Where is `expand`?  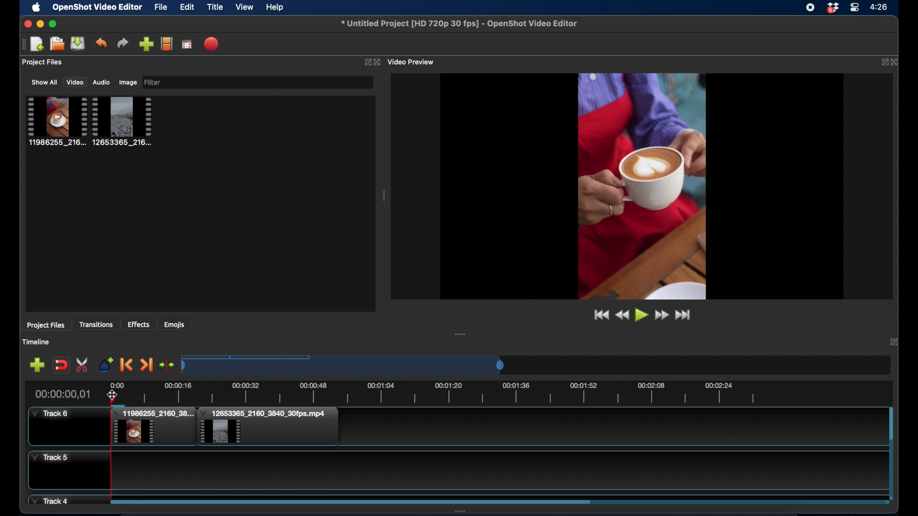
expand is located at coordinates (882, 62).